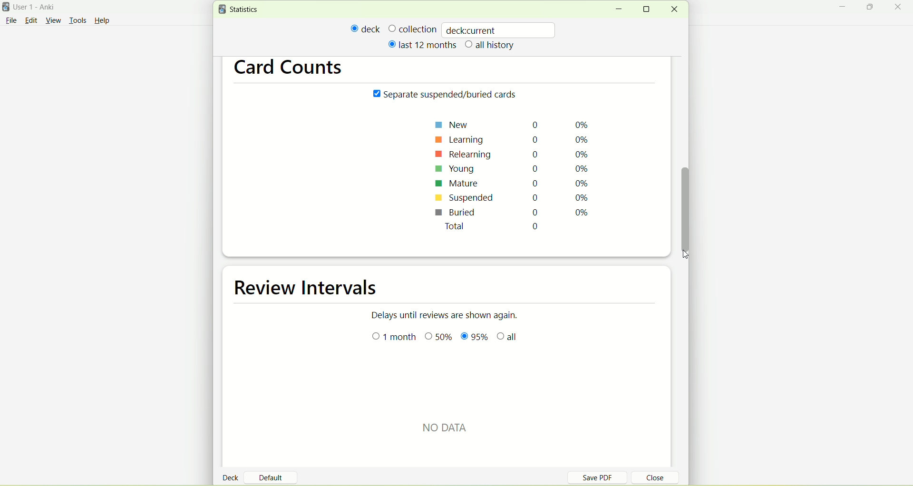 Image resolution: width=913 pixels, height=486 pixels. I want to click on relearning 0 0%, so click(514, 154).